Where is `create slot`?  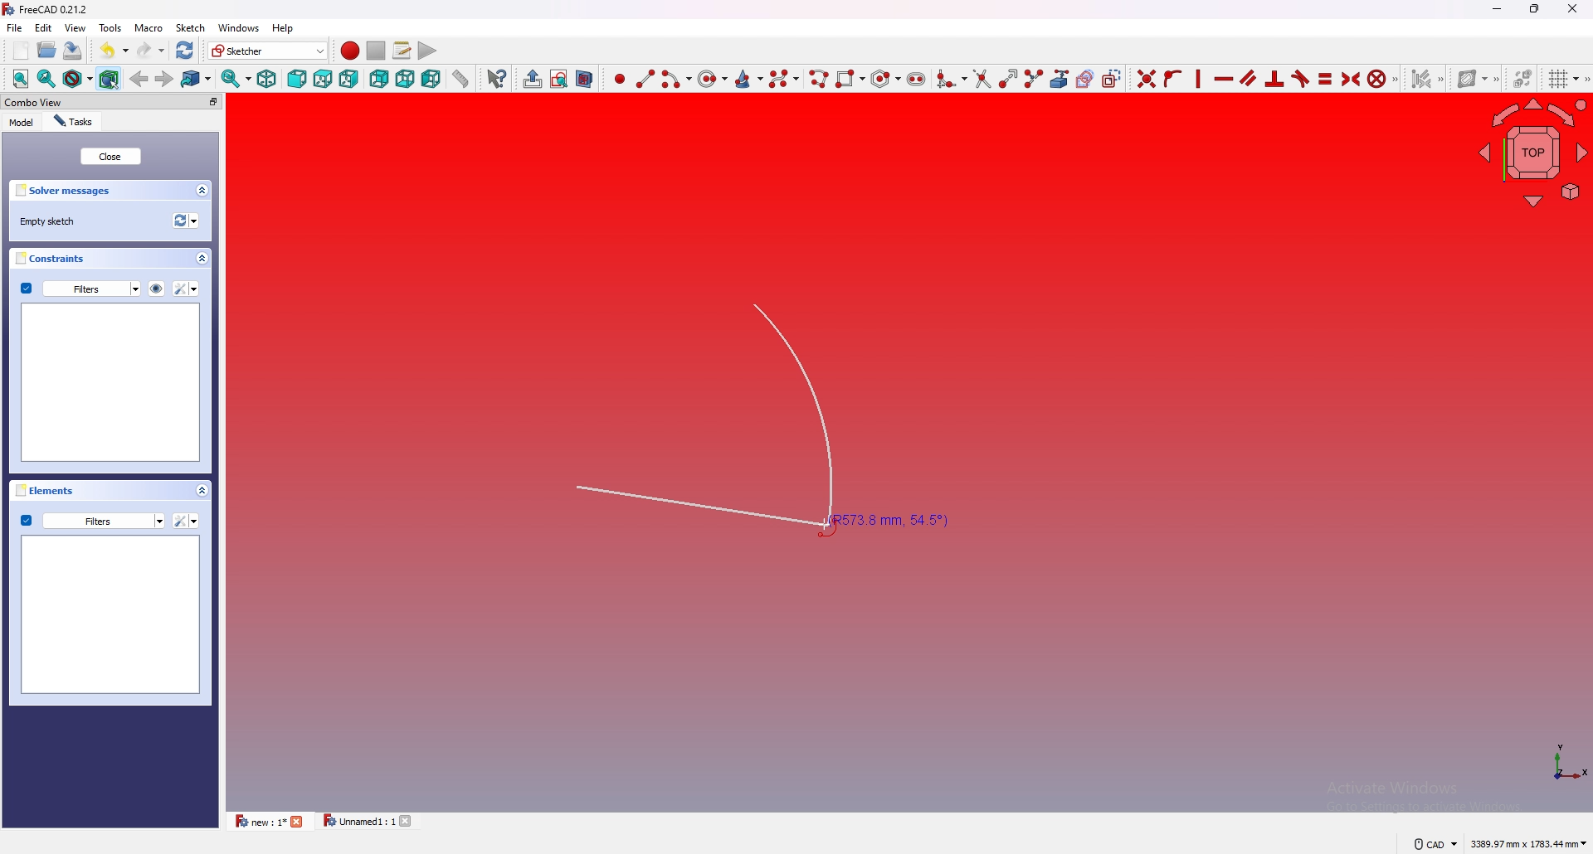 create slot is located at coordinates (917, 79).